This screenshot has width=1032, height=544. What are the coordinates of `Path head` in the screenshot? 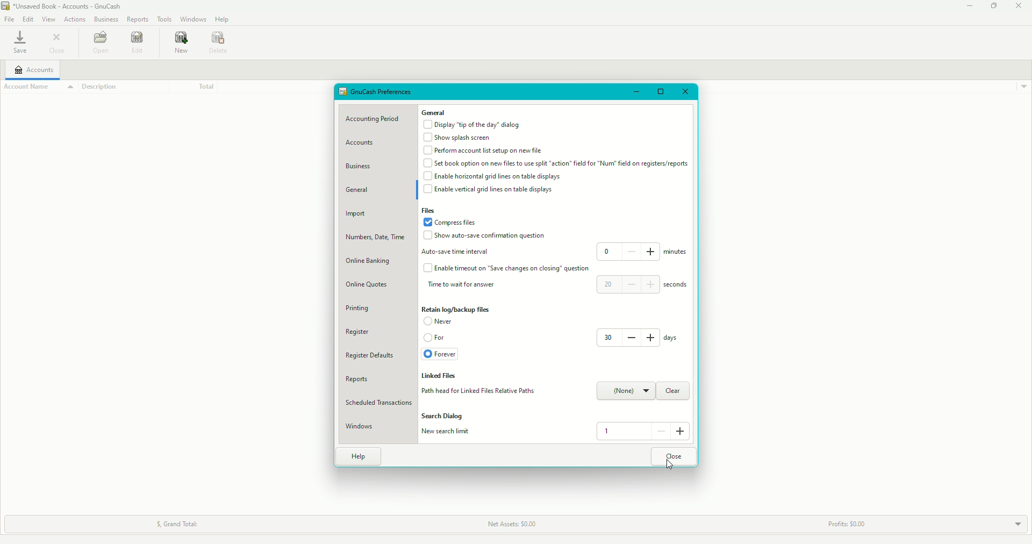 It's located at (477, 391).